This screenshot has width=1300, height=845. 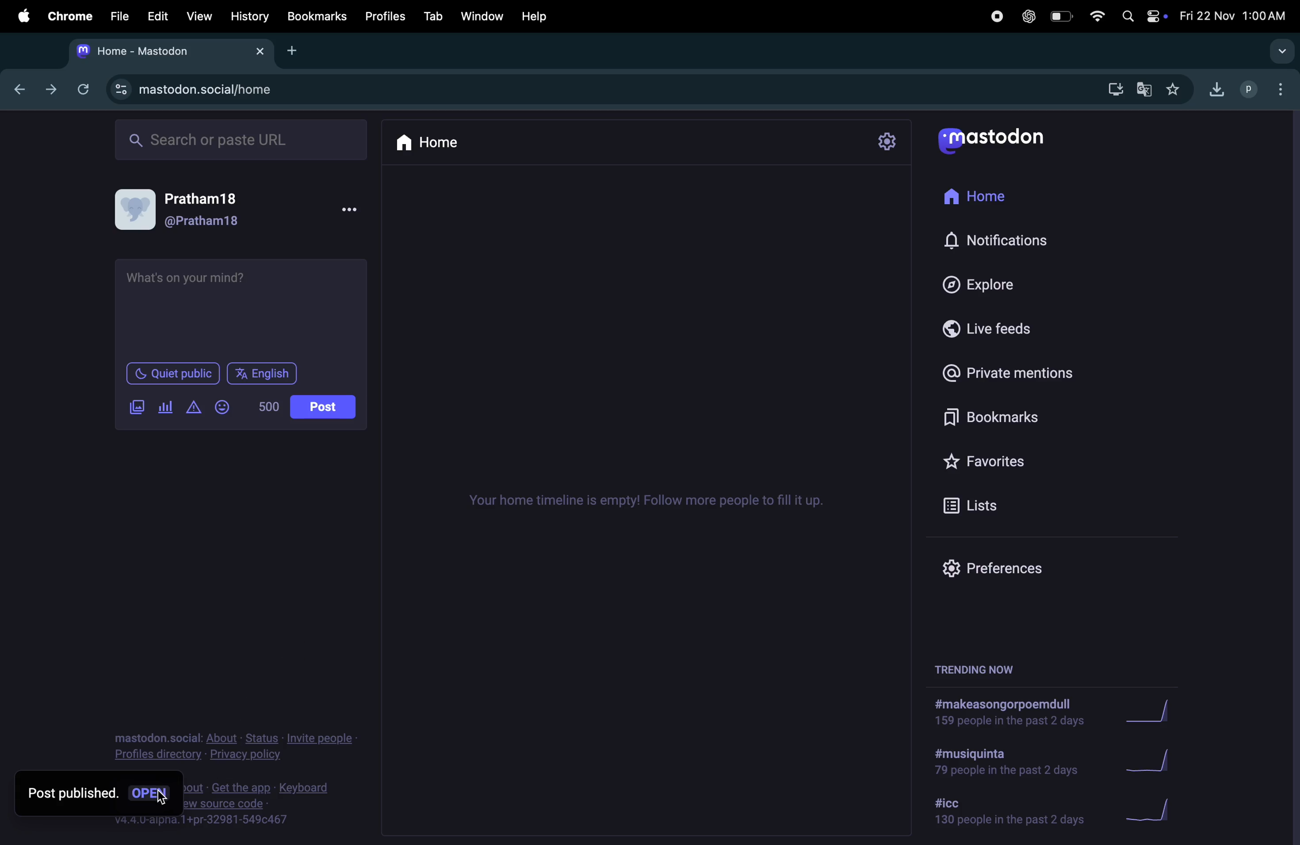 I want to click on spotlight search, so click(x=1126, y=16).